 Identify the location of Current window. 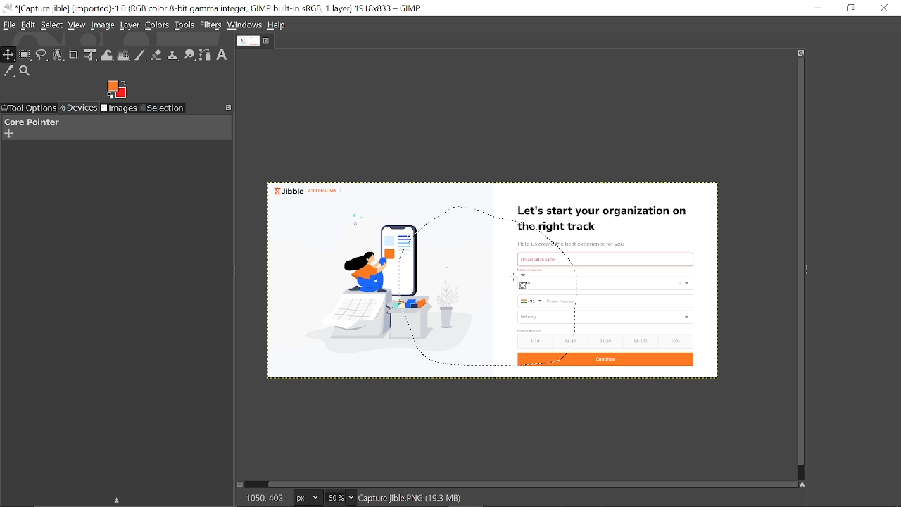
(215, 8).